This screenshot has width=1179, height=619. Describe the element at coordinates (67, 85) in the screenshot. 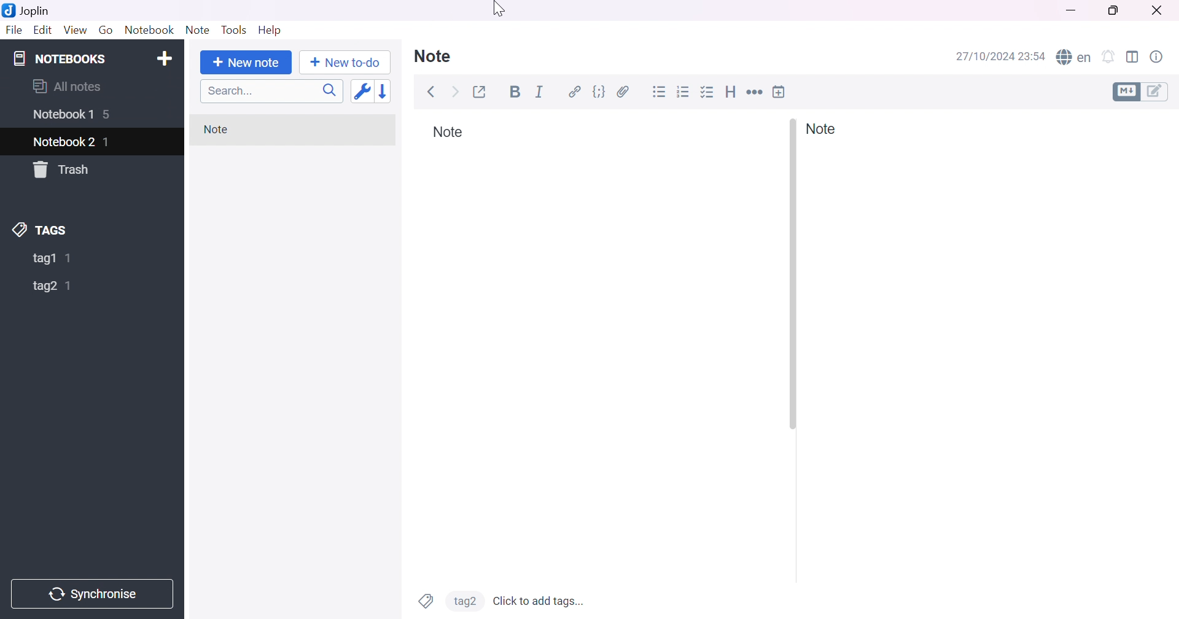

I see `All notes` at that location.